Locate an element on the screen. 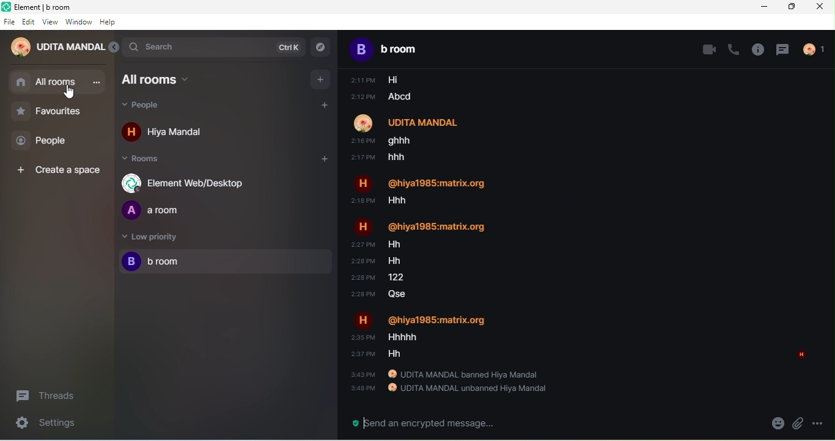 This screenshot has width=835, height=441. view is located at coordinates (50, 22).